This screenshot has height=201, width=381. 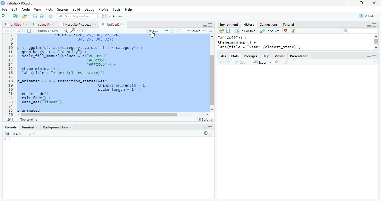 I want to click on resize, so click(x=361, y=3).